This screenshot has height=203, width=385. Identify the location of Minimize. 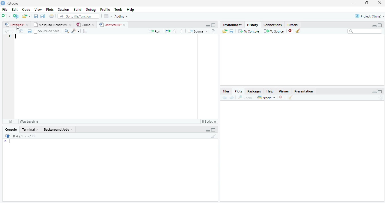
(207, 25).